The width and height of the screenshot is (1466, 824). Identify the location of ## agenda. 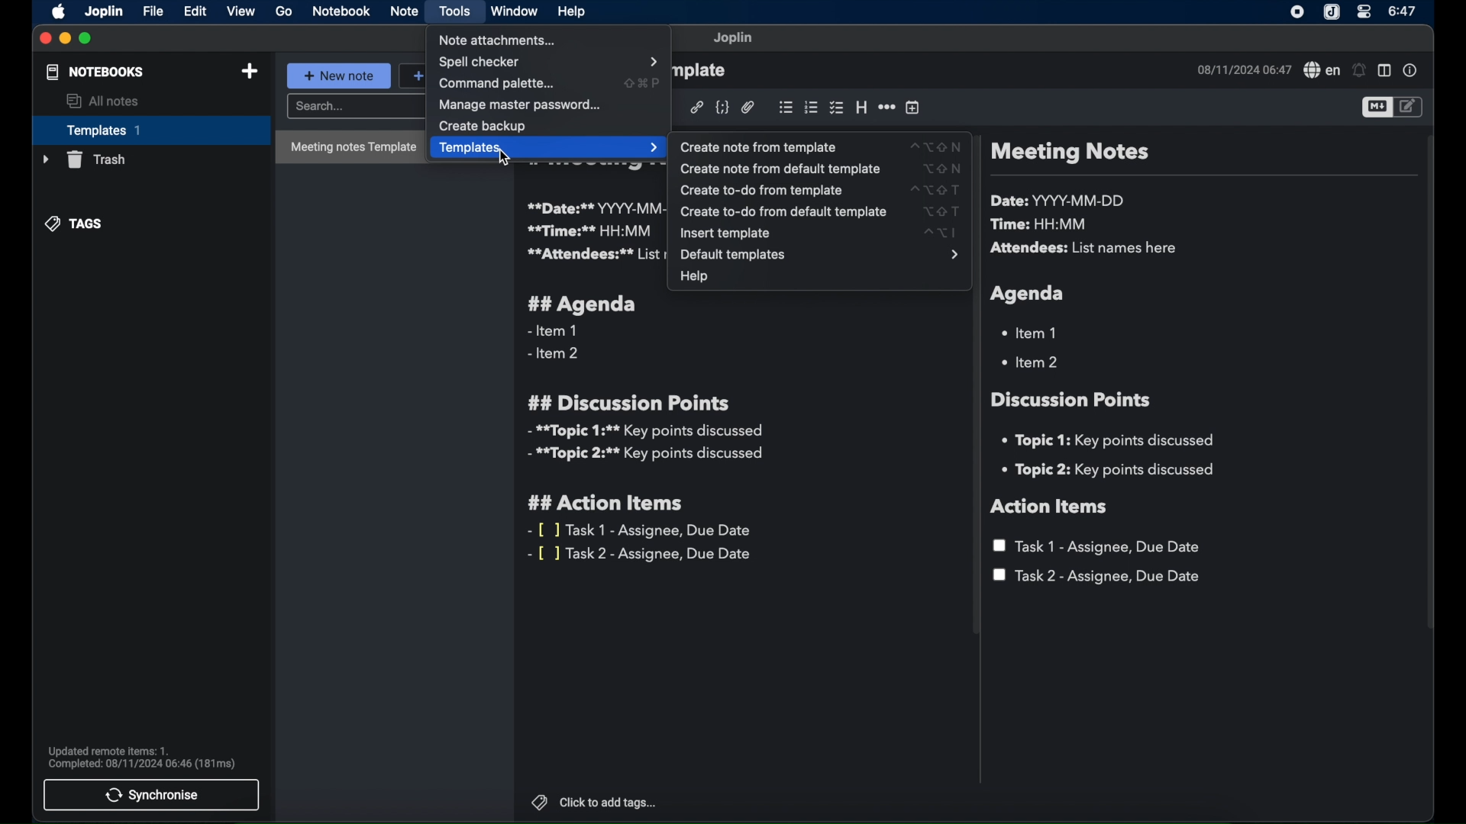
(583, 304).